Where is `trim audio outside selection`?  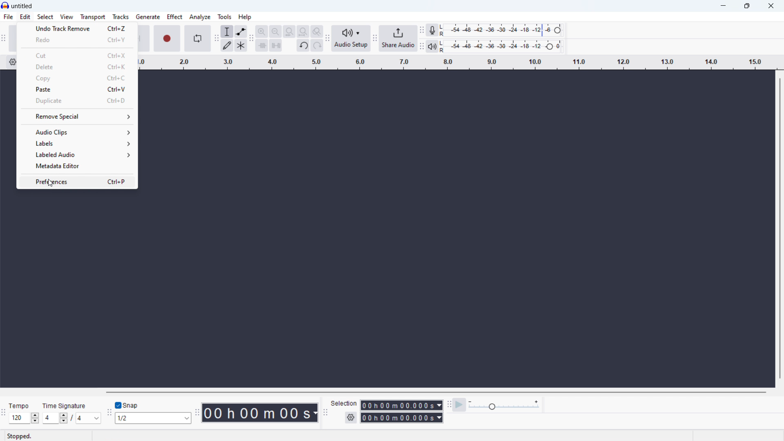 trim audio outside selection is located at coordinates (262, 46).